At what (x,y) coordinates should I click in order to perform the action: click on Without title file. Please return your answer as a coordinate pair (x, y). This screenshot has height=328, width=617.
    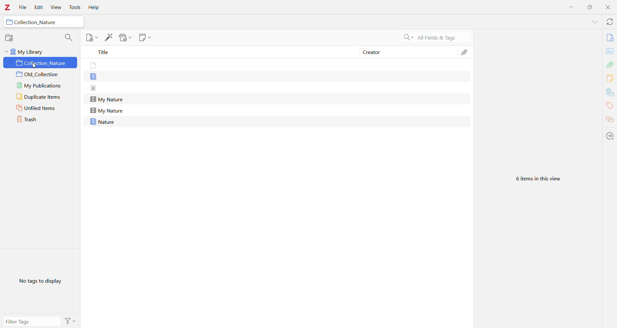
    Looking at the image, I should click on (97, 87).